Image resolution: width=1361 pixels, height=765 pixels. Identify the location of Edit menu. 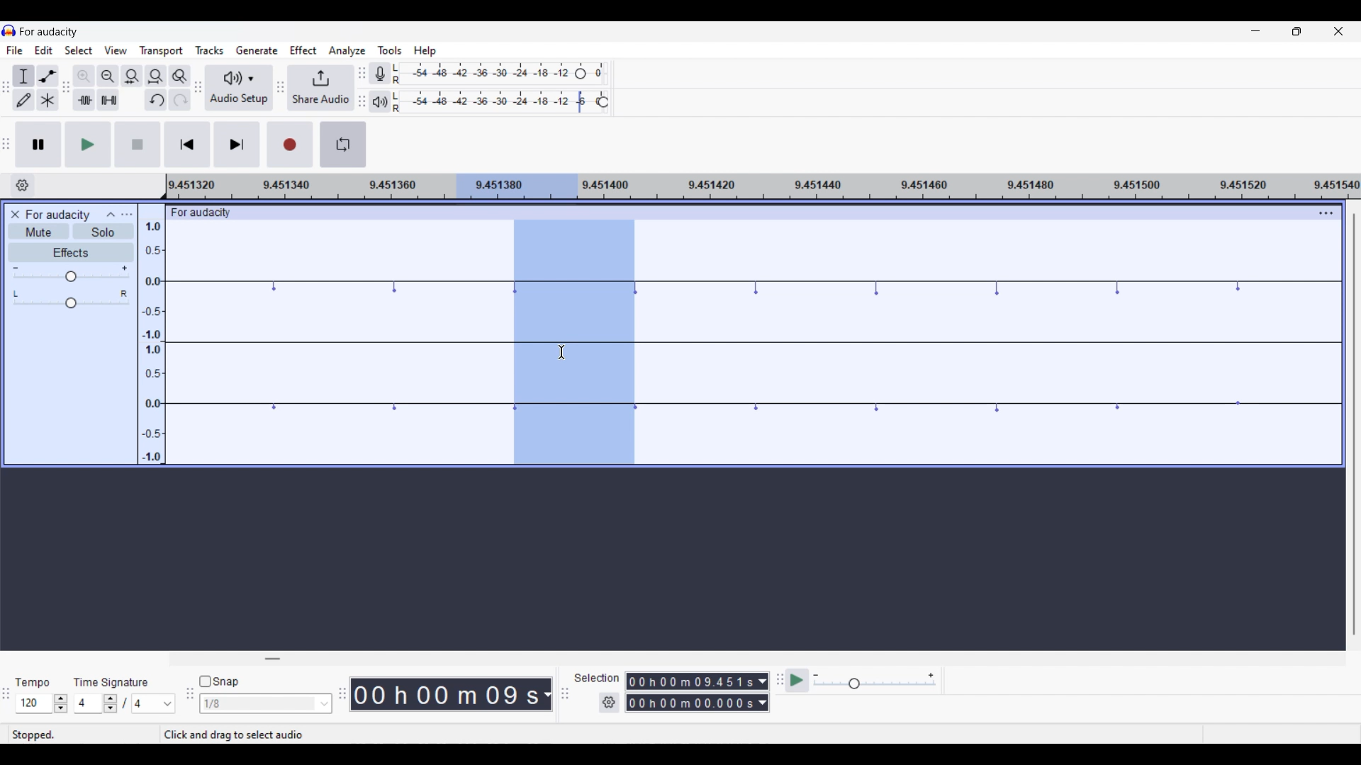
(43, 50).